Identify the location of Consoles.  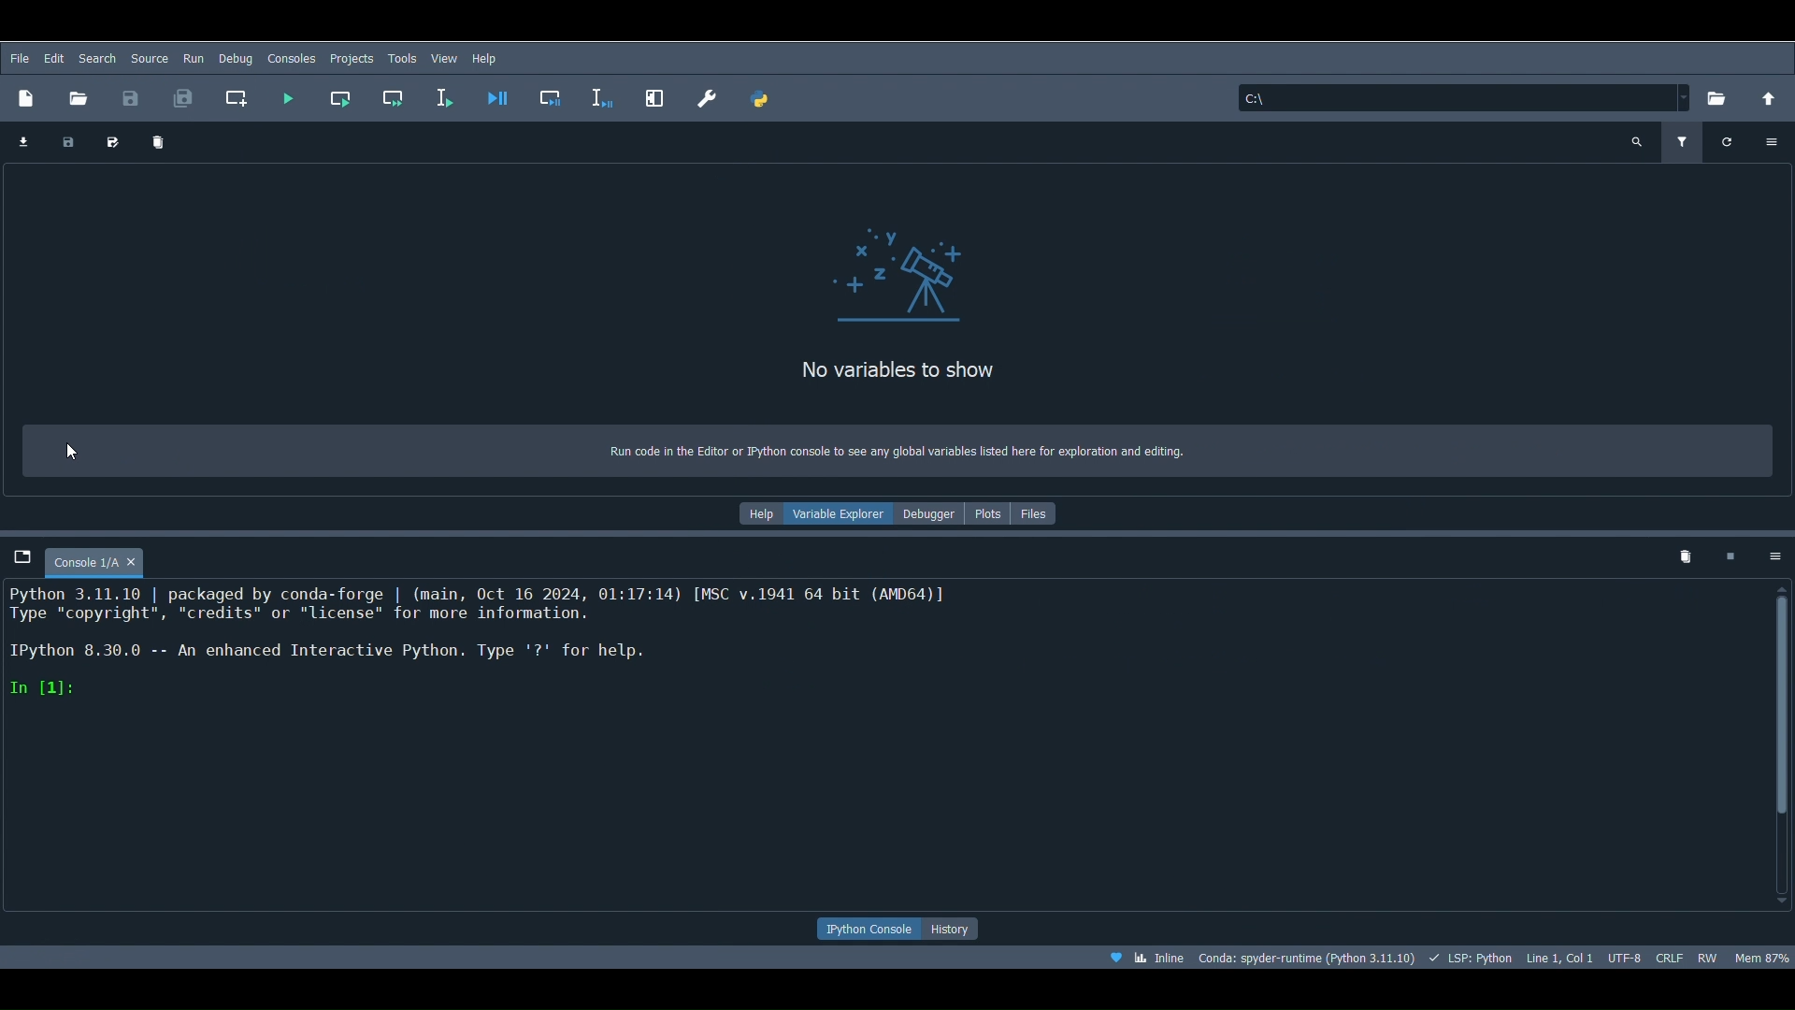
(292, 58).